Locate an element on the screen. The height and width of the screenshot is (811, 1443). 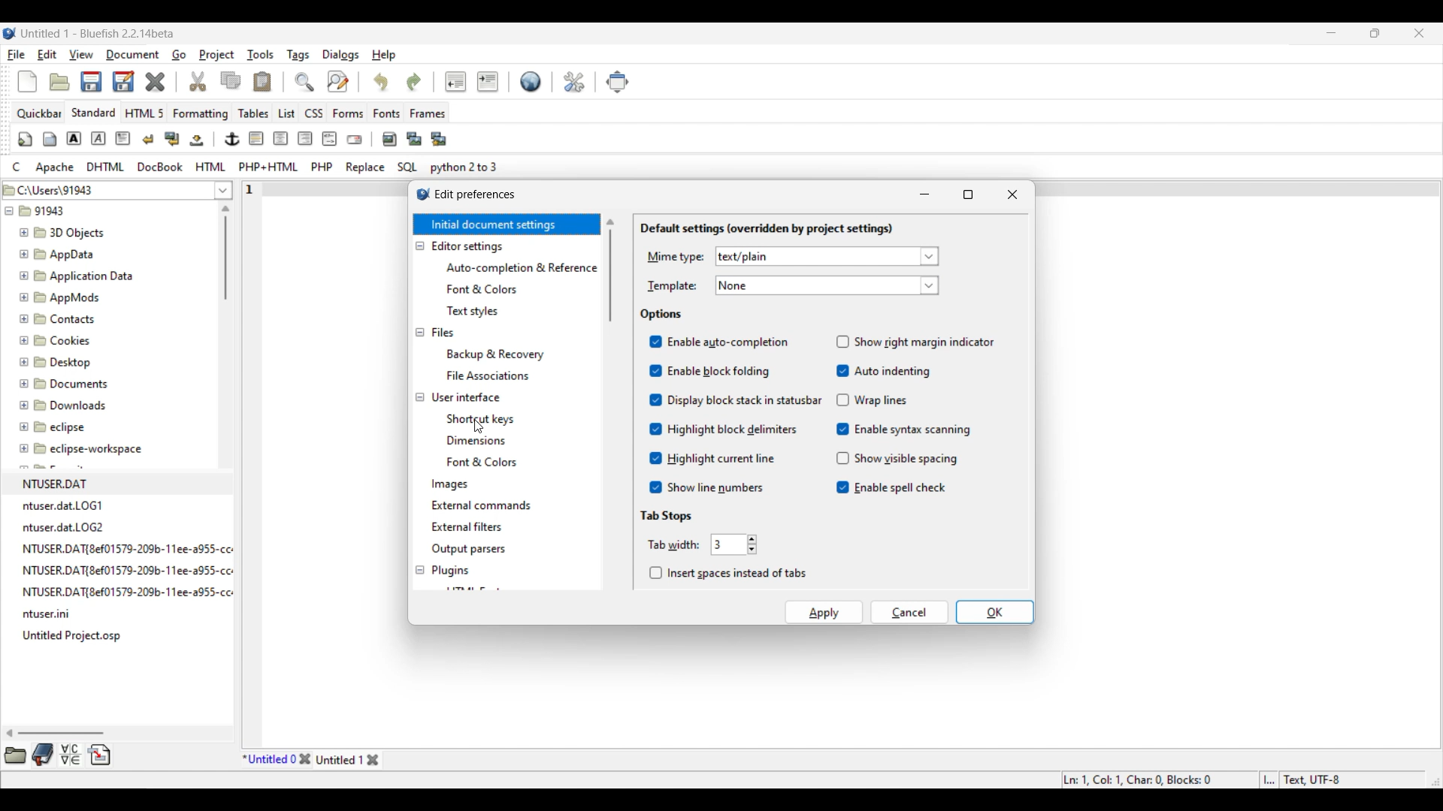
Section title is located at coordinates (663, 315).